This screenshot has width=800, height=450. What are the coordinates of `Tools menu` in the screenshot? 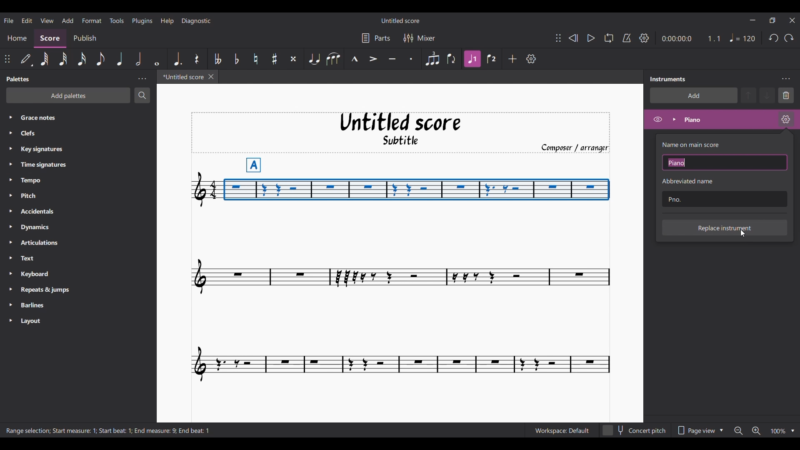 It's located at (117, 21).